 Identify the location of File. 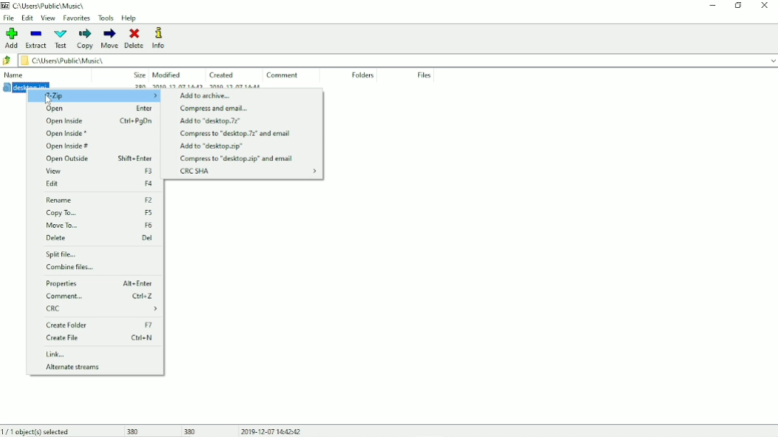
(10, 19).